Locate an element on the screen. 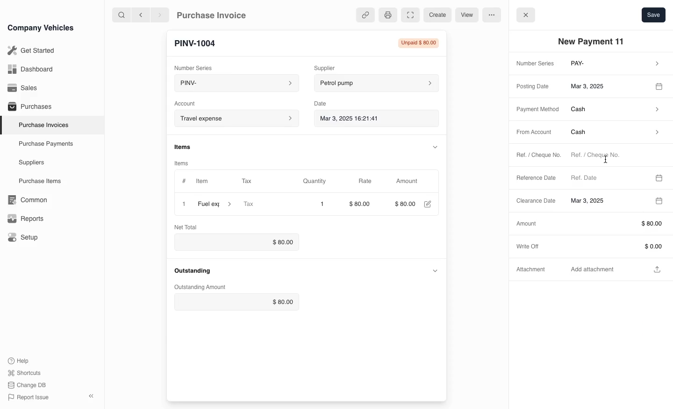  Item is located at coordinates (196, 182).